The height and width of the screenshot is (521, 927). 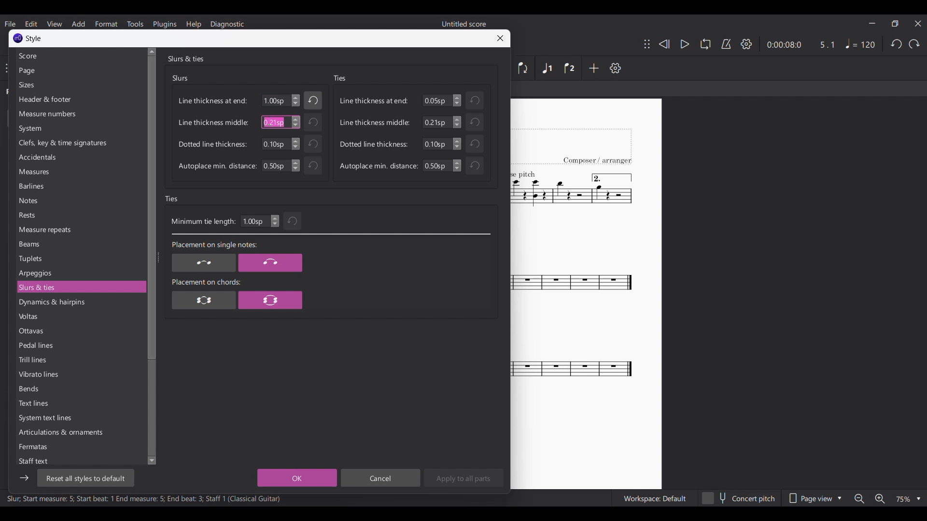 I want to click on 1.00sp, so click(x=275, y=101).